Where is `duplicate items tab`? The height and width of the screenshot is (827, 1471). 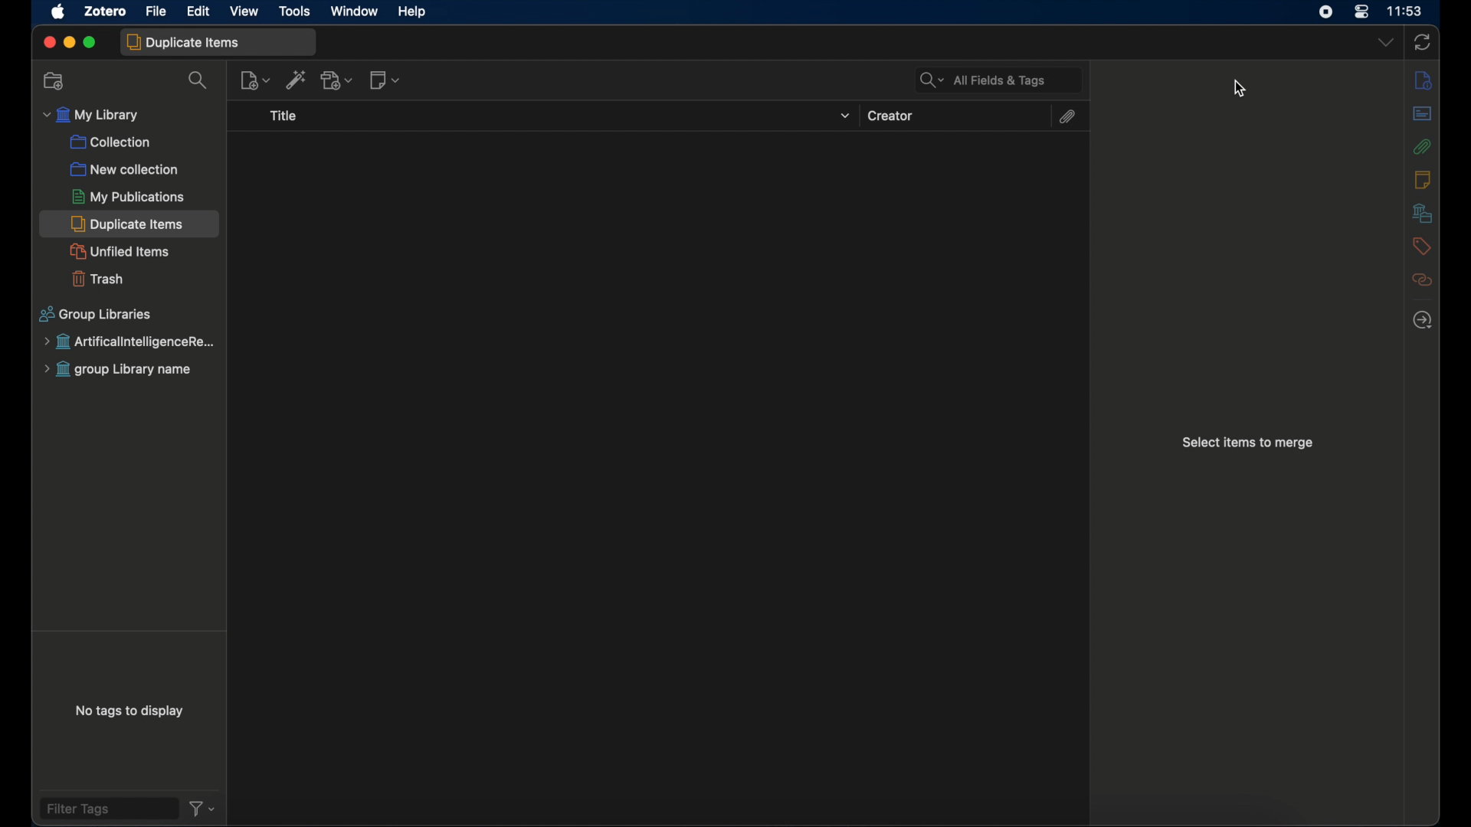 duplicate items tab is located at coordinates (218, 43).